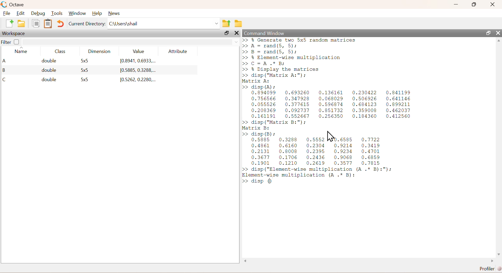 Image resolution: width=502 pixels, height=273 pixels. Describe the element at coordinates (138, 51) in the screenshot. I see `Value` at that location.